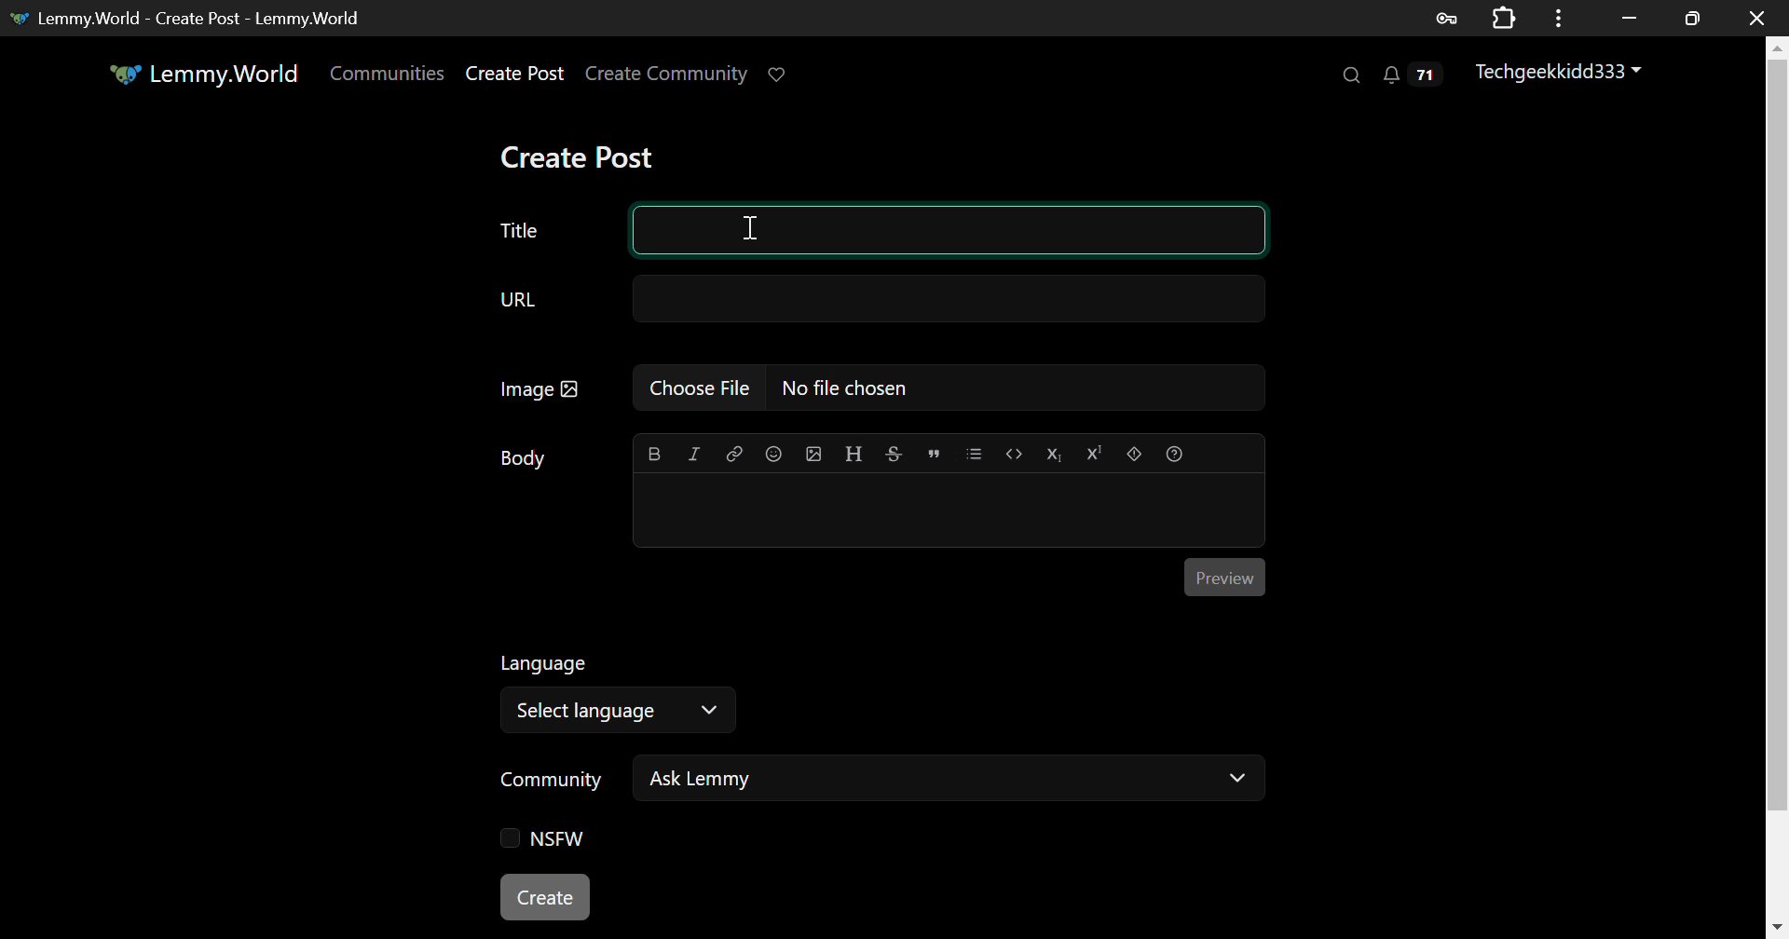  I want to click on Notifications, so click(1416, 75).